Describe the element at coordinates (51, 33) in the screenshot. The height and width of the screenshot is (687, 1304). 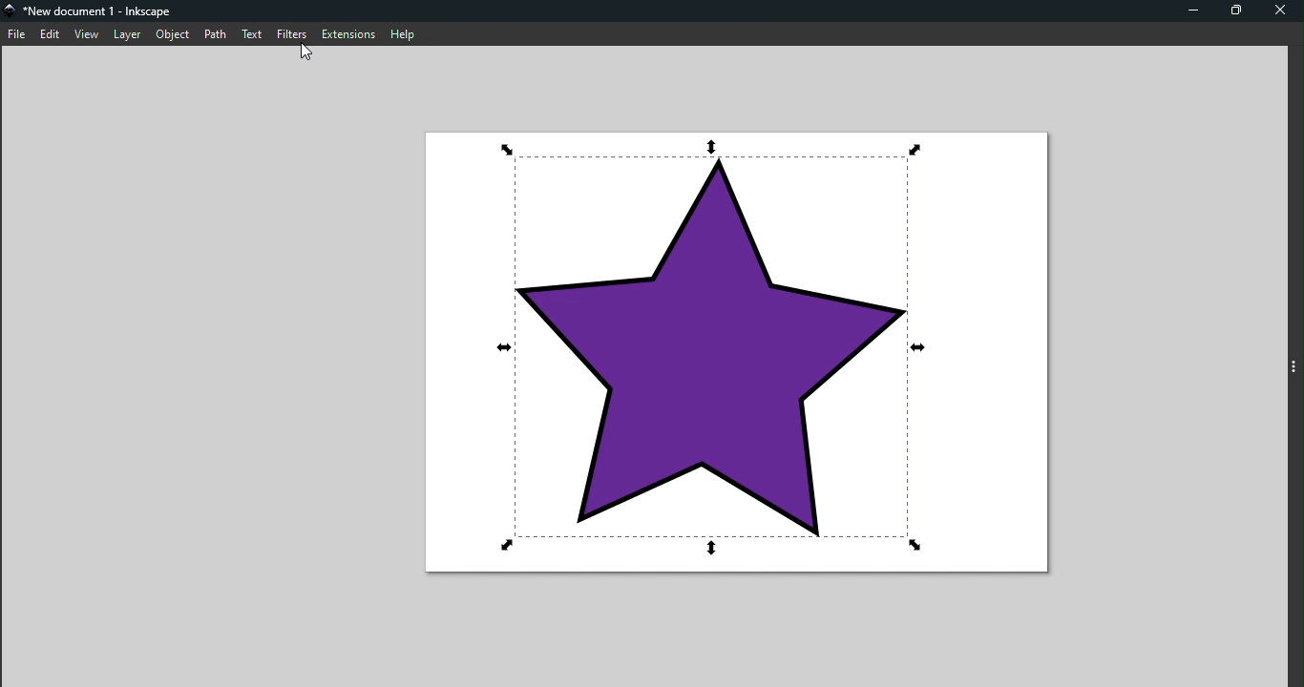
I see `Edit` at that location.